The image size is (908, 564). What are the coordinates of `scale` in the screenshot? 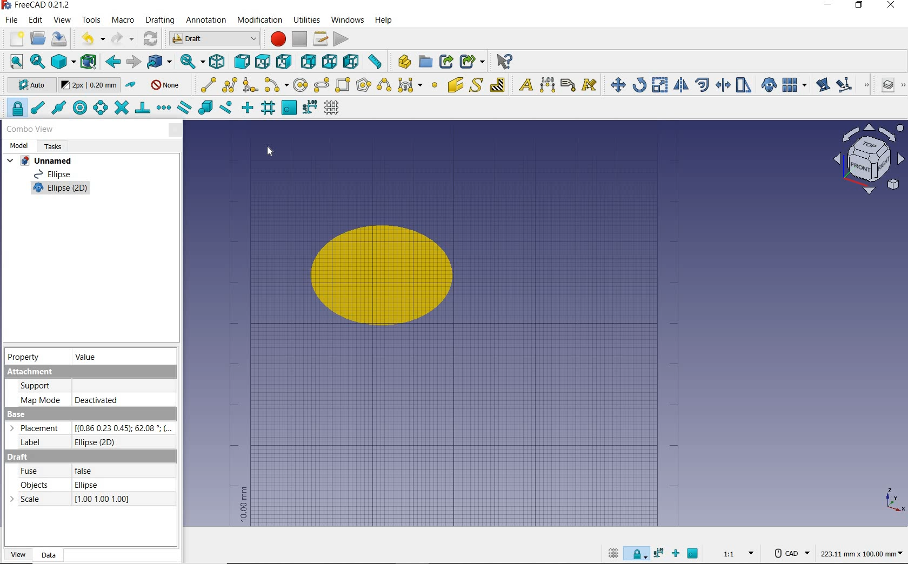 It's located at (660, 84).